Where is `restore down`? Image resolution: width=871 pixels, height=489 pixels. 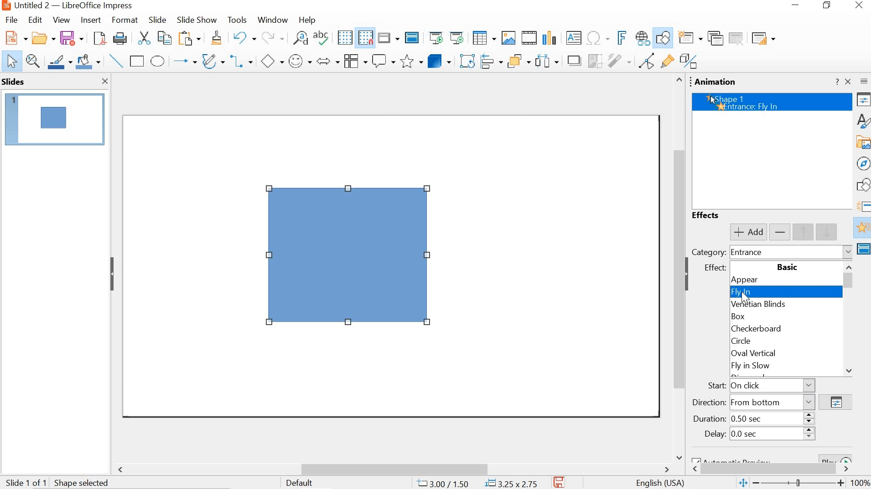 restore down is located at coordinates (830, 5).